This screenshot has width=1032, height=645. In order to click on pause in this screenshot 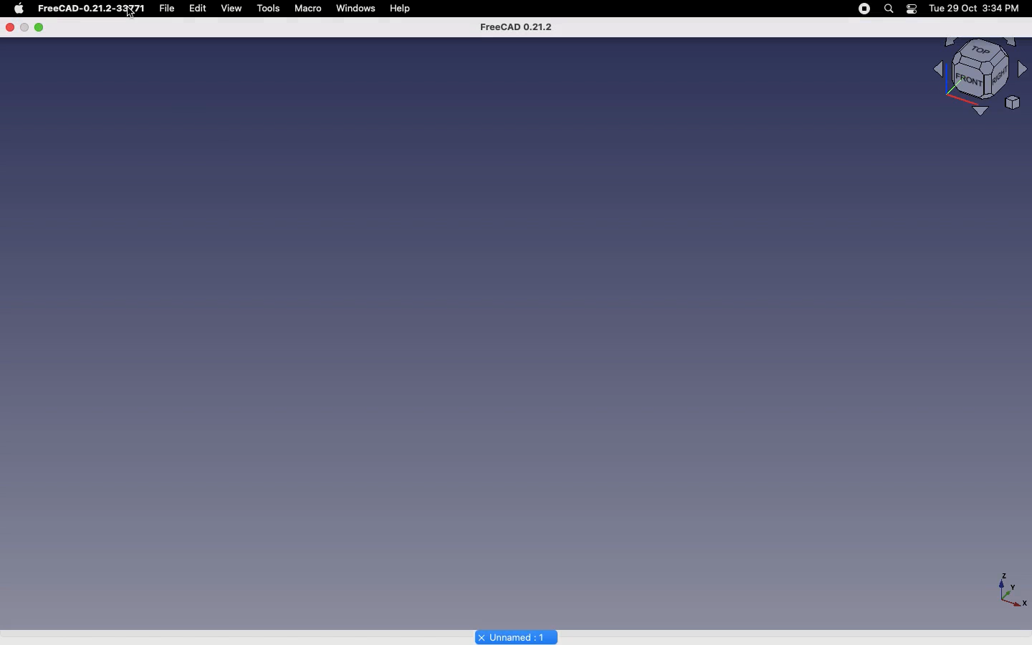, I will do `click(26, 27)`.